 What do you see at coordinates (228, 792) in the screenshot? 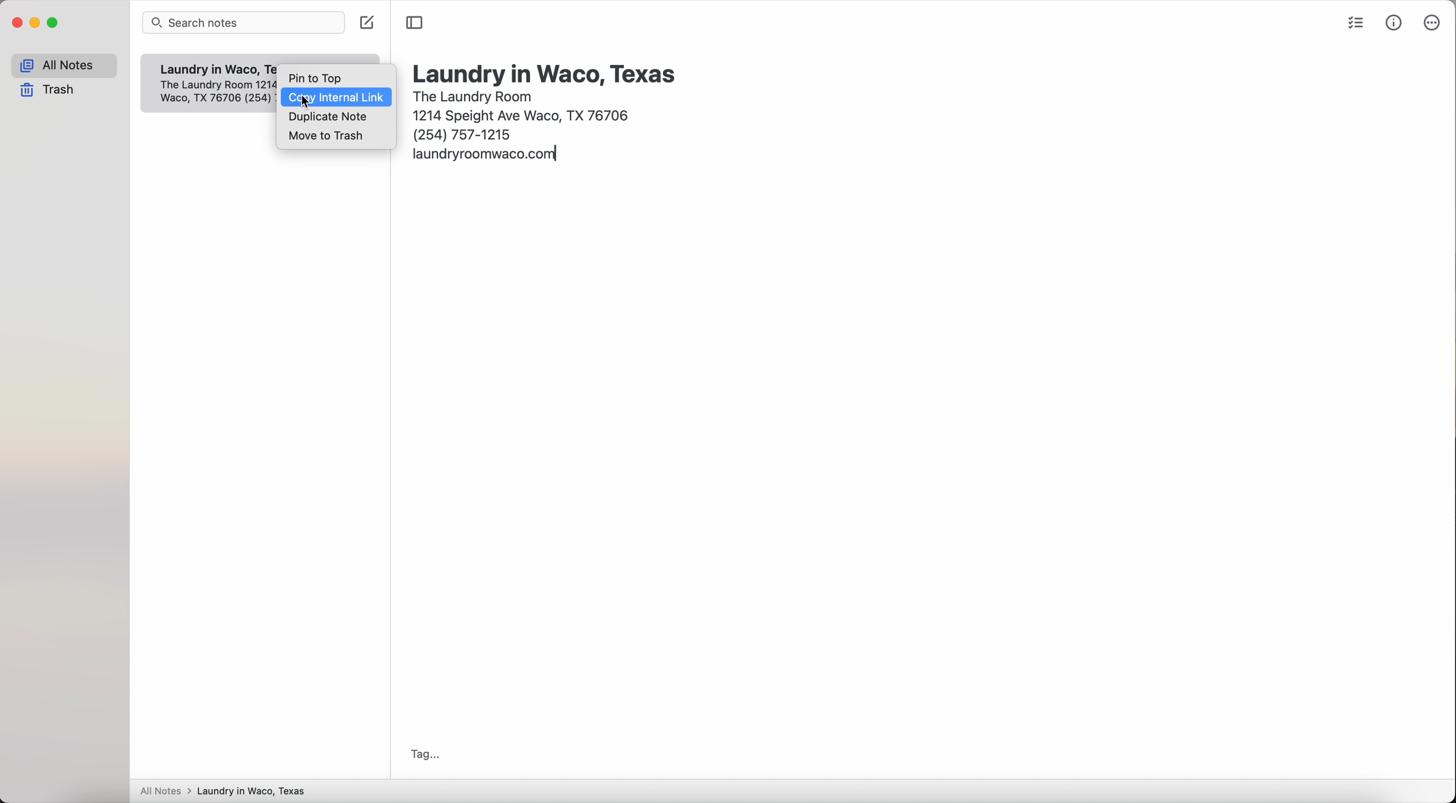
I see `All notes > Laundry in Waco, Texas` at bounding box center [228, 792].